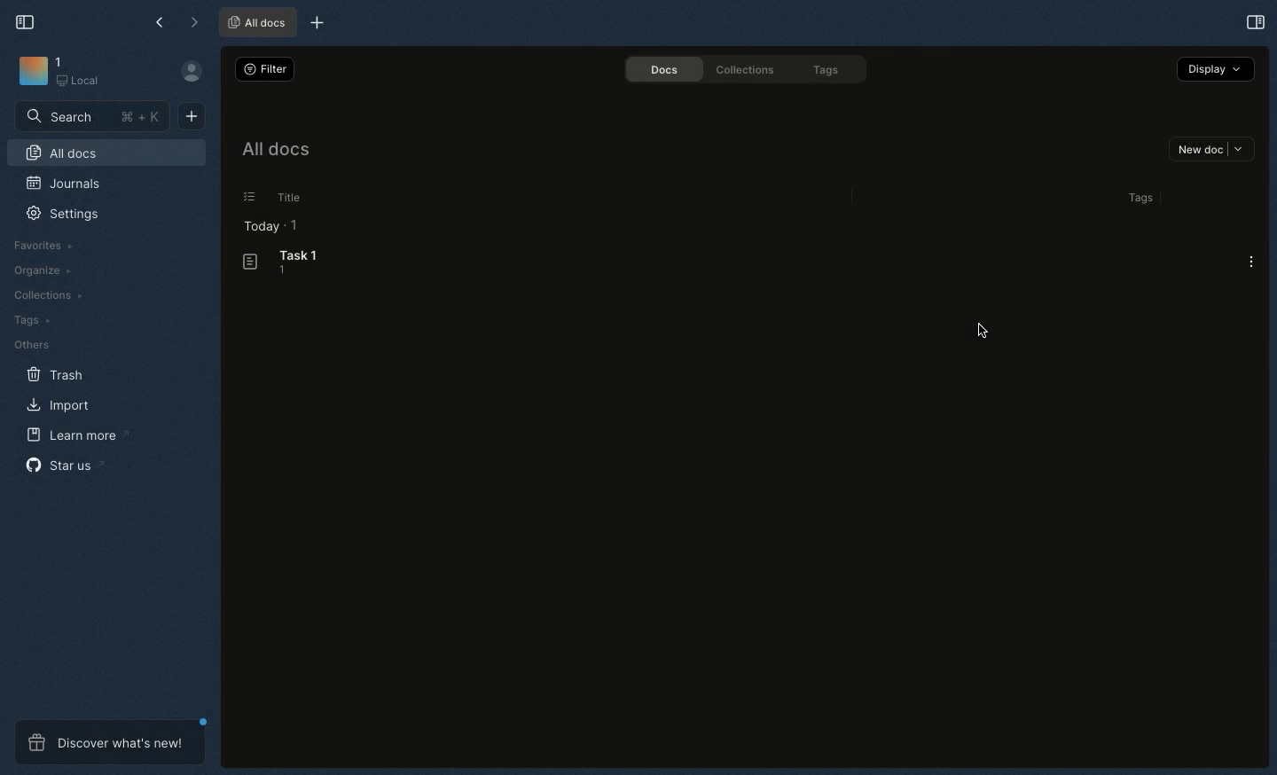 This screenshot has height=775, width=1277. I want to click on Discover what's new!, so click(112, 742).